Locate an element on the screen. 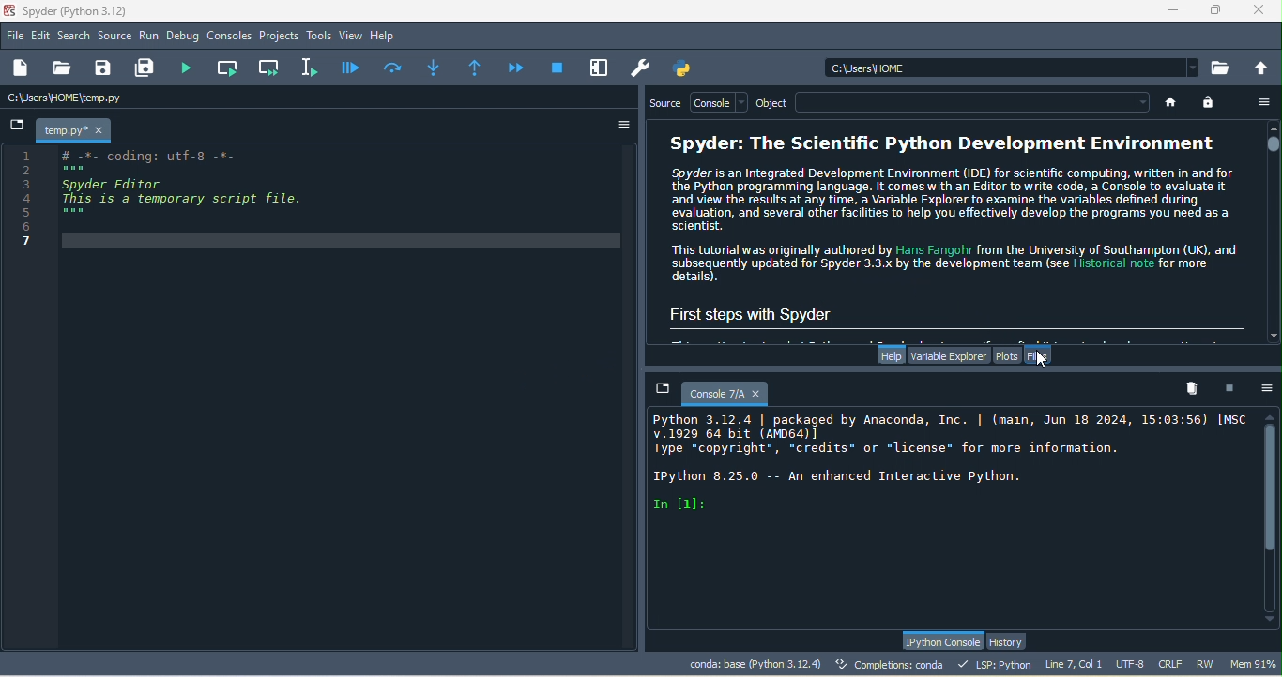  vertical scroll bar is located at coordinates (1272, 519).